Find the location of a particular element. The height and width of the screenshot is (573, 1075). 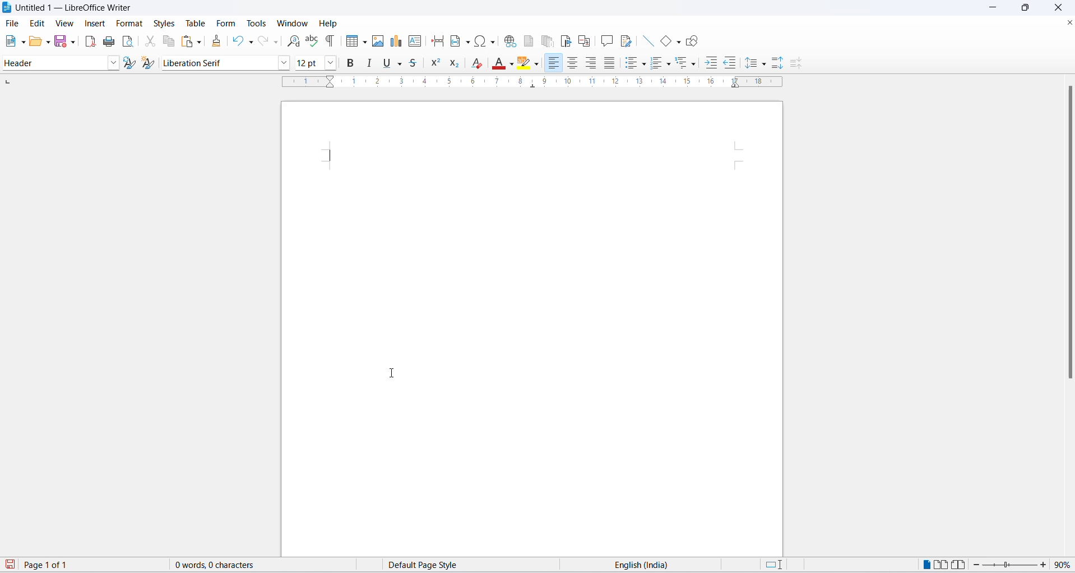

increase paragraph spacing is located at coordinates (777, 62).